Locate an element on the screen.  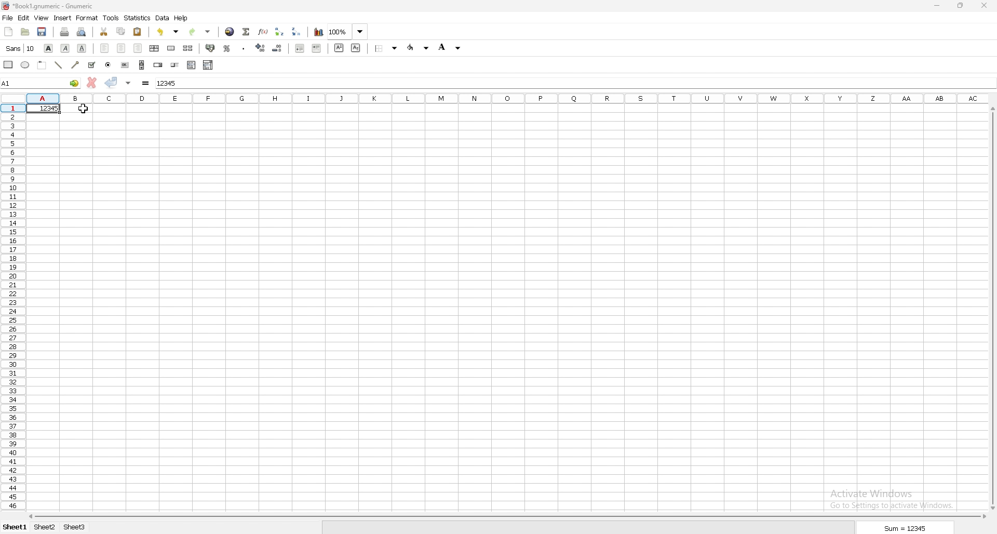
new is located at coordinates (9, 32).